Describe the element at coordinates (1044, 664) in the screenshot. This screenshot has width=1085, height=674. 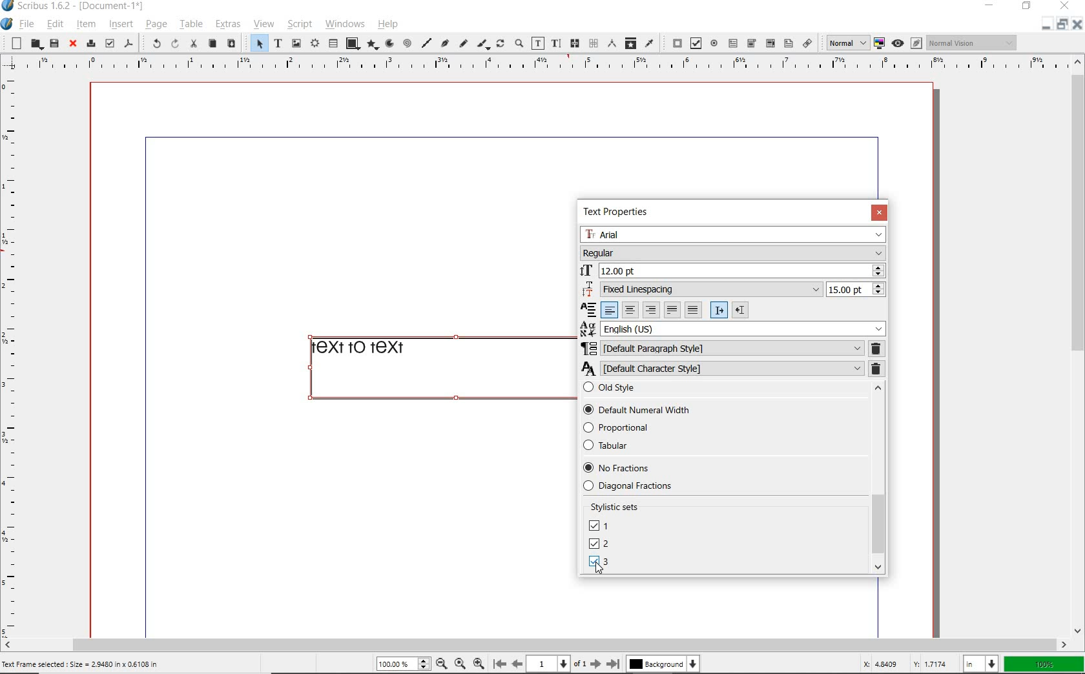
I see `100%` at that location.